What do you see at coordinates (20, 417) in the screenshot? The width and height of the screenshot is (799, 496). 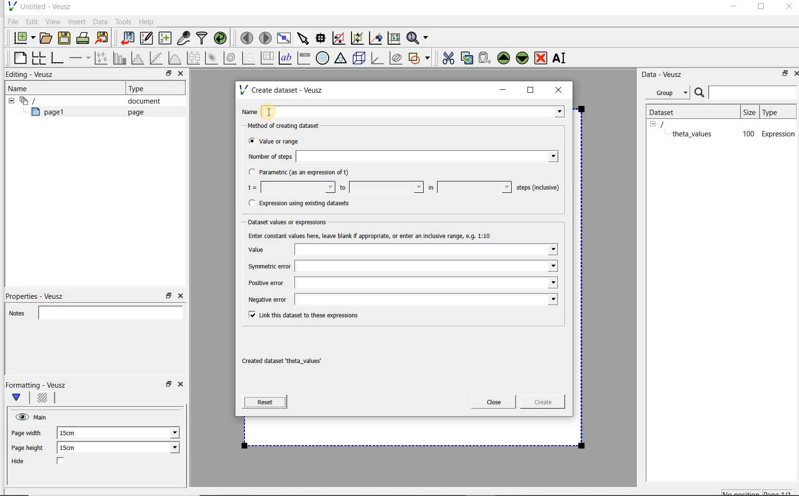 I see `visible (click to hide, set Hide to true)` at bounding box center [20, 417].